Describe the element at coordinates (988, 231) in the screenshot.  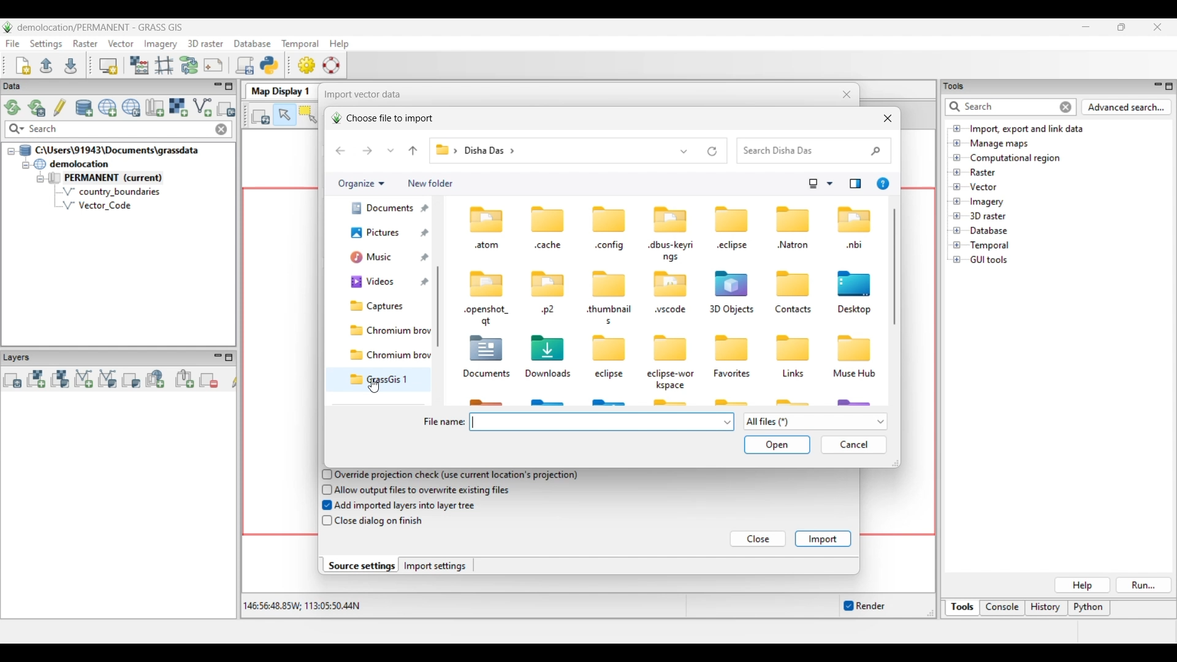
I see `Double click to see files under Database` at that location.